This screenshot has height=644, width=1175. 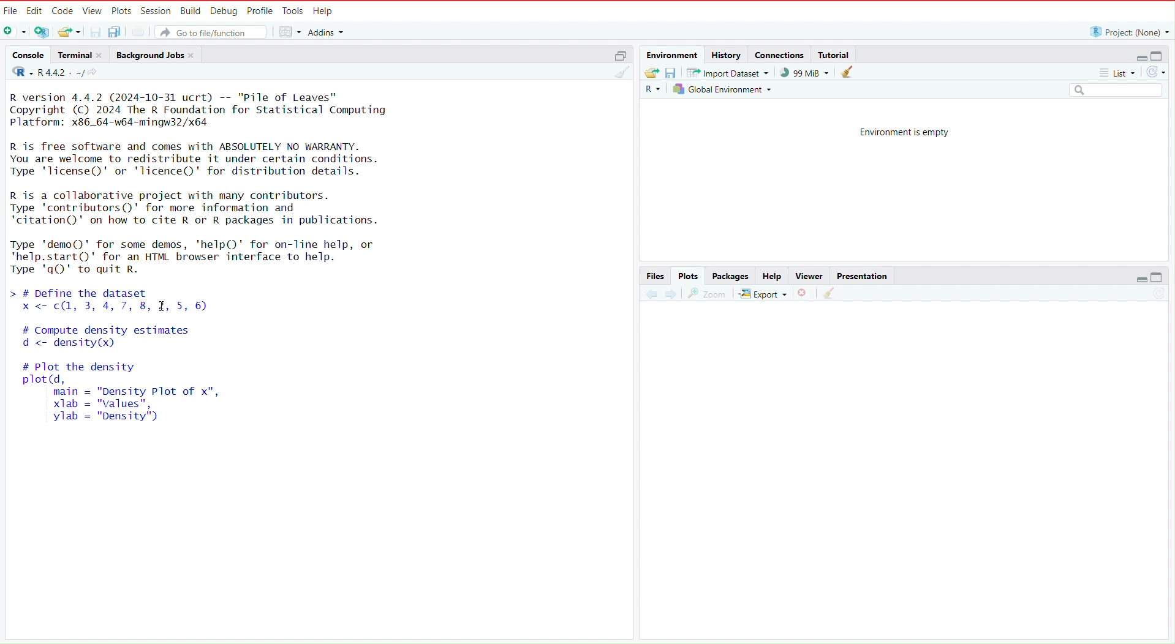 I want to click on environment is empty, so click(x=897, y=131).